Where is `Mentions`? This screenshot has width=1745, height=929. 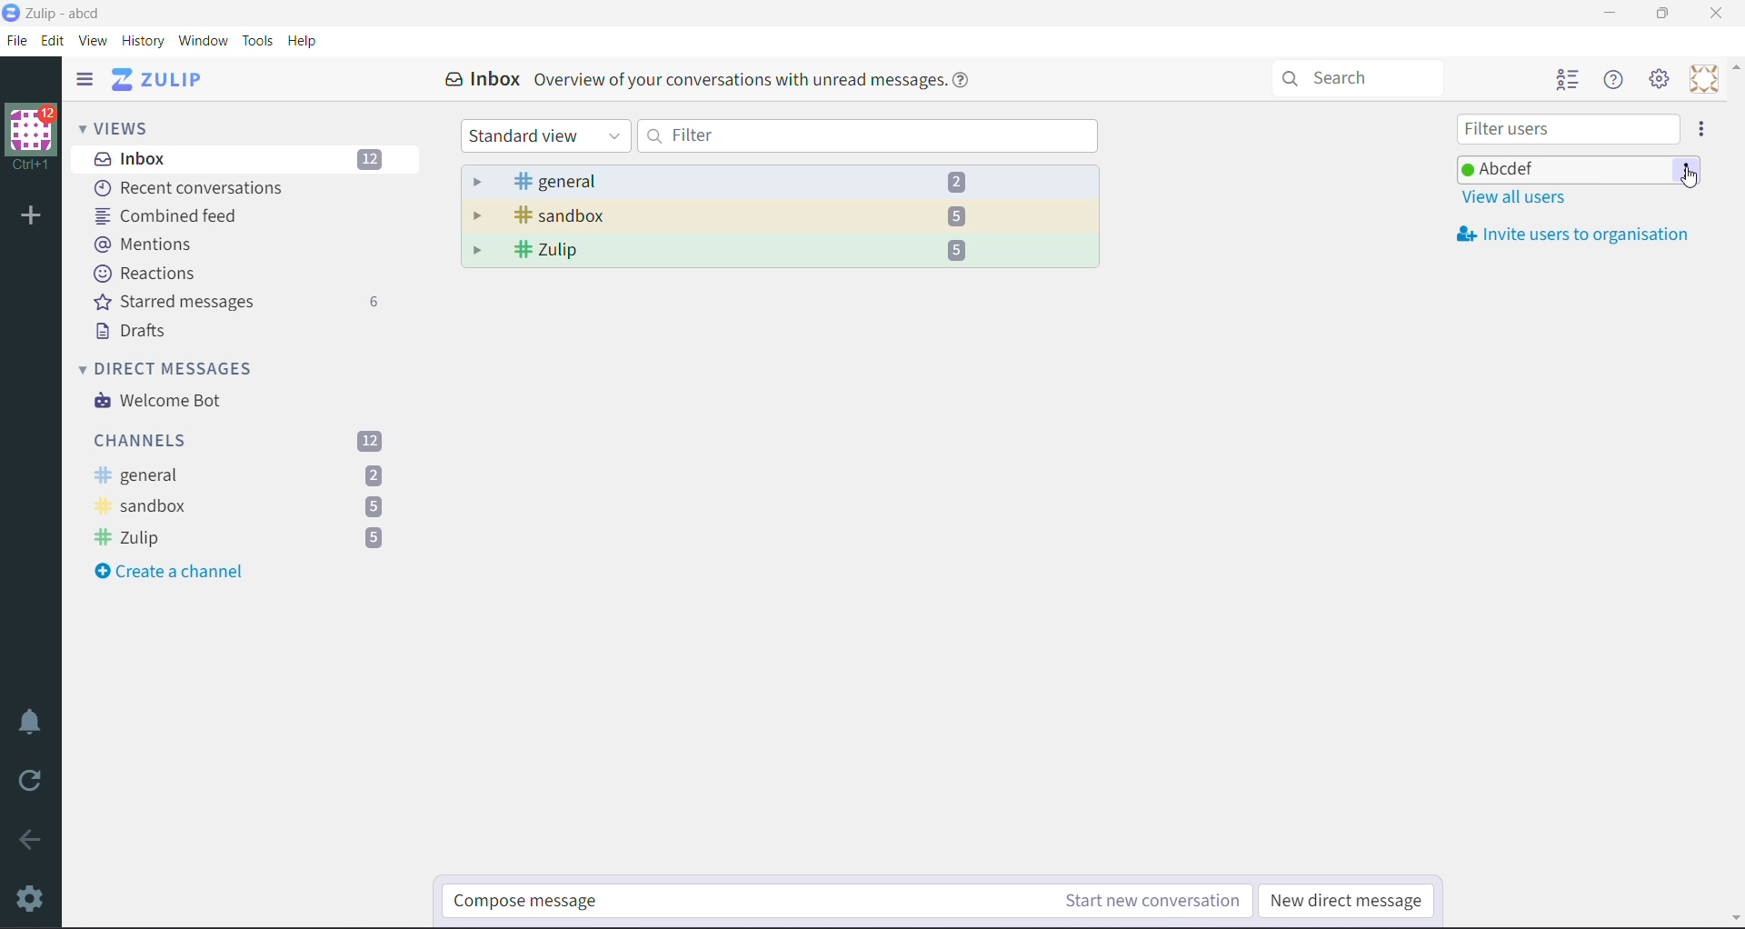
Mentions is located at coordinates (144, 245).